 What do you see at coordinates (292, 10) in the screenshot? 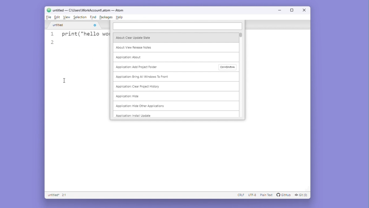
I see `Maximize` at bounding box center [292, 10].